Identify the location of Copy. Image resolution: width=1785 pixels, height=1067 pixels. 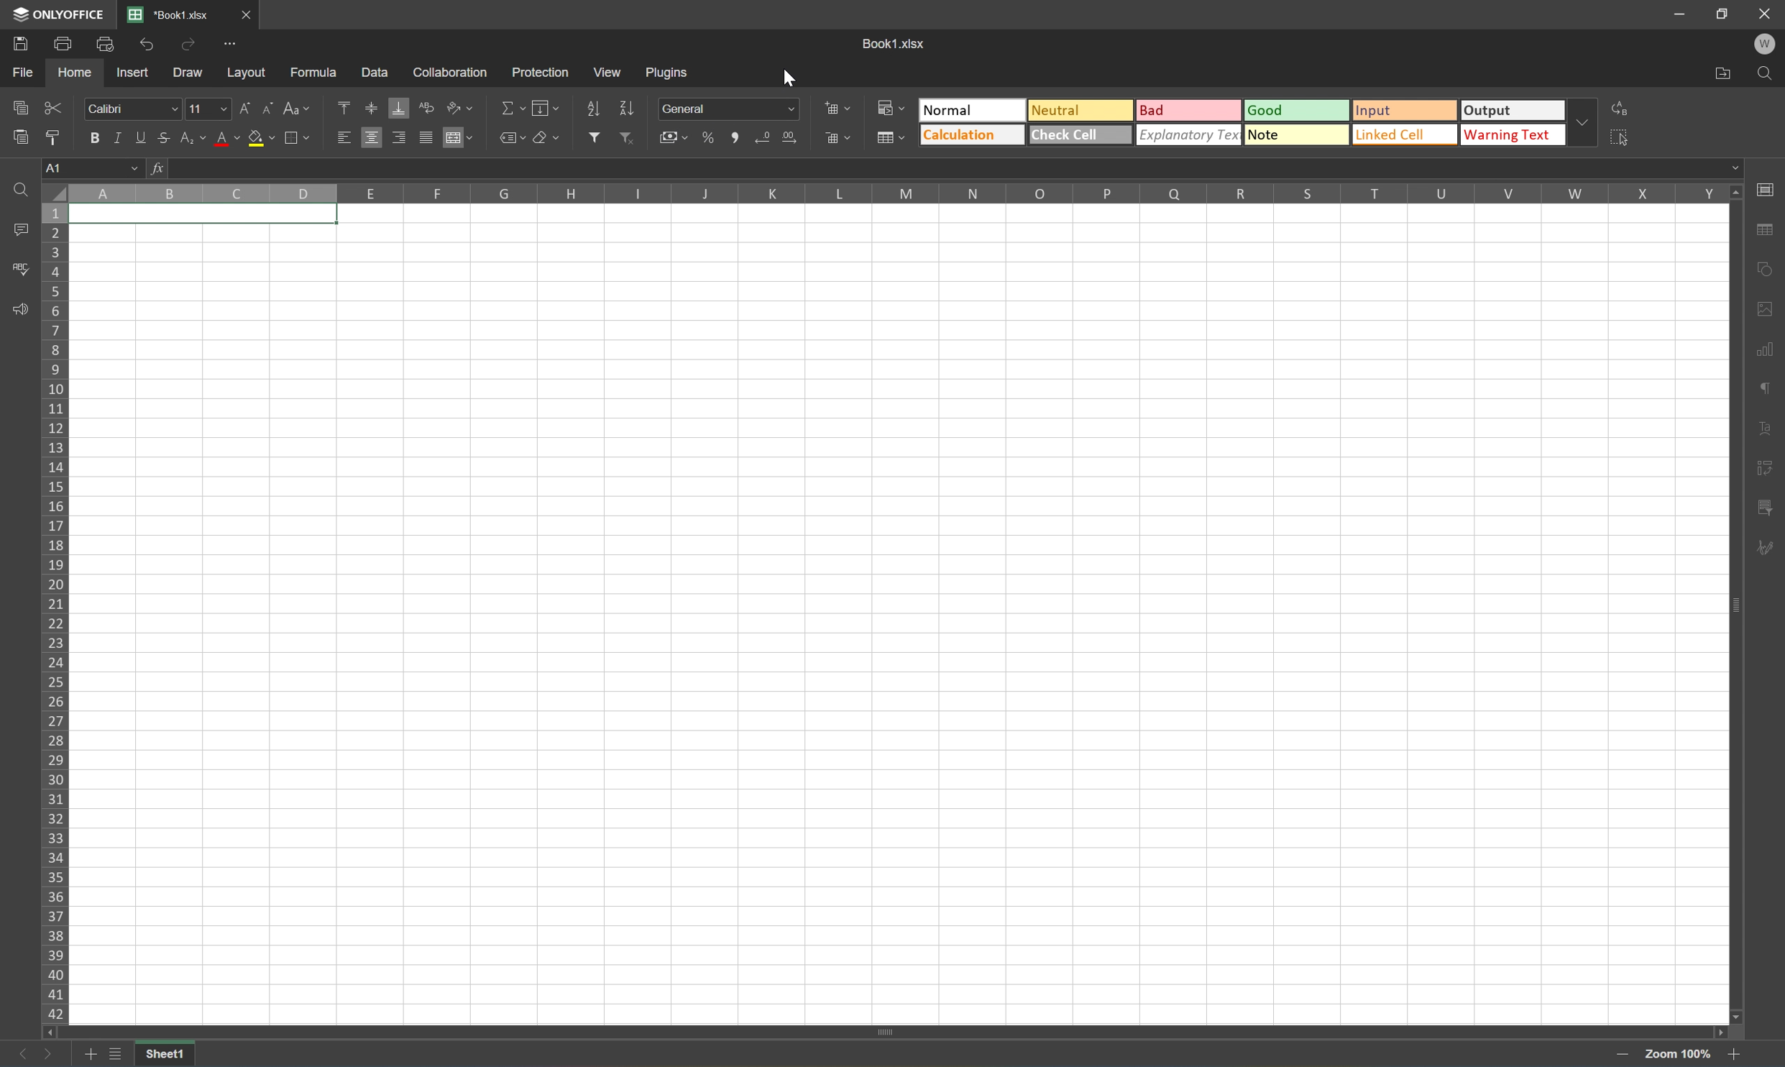
(21, 106).